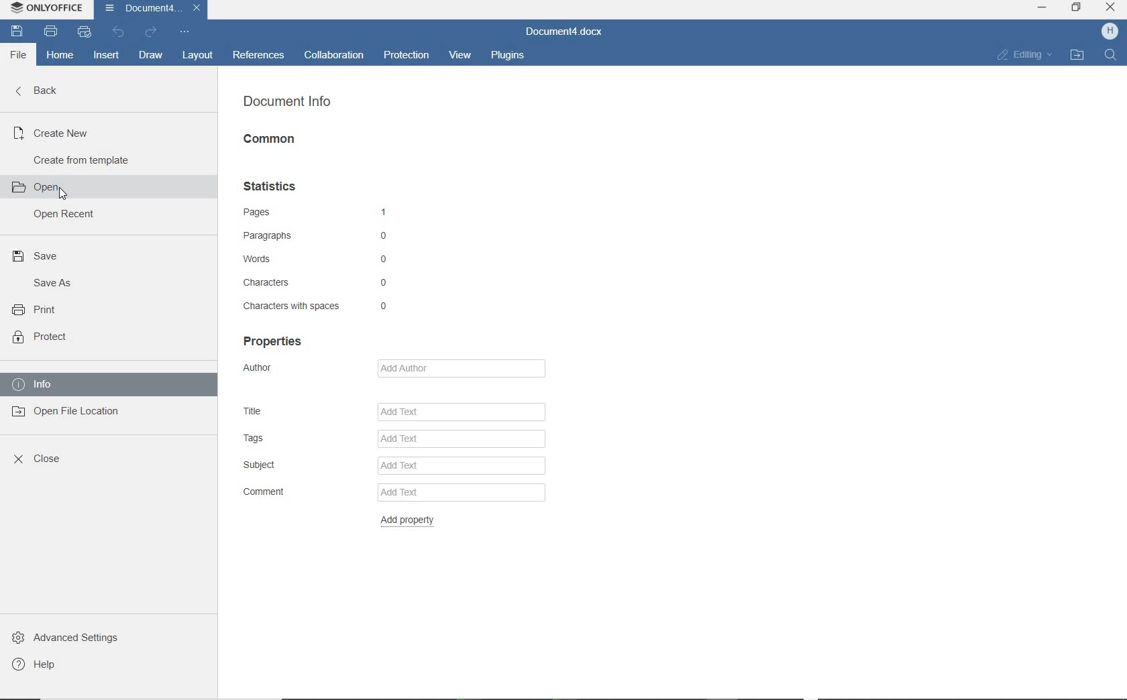 The height and width of the screenshot is (700, 1127). I want to click on Help, so click(38, 664).